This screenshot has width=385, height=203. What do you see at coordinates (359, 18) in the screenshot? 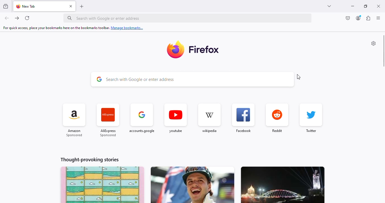
I see `account` at bounding box center [359, 18].